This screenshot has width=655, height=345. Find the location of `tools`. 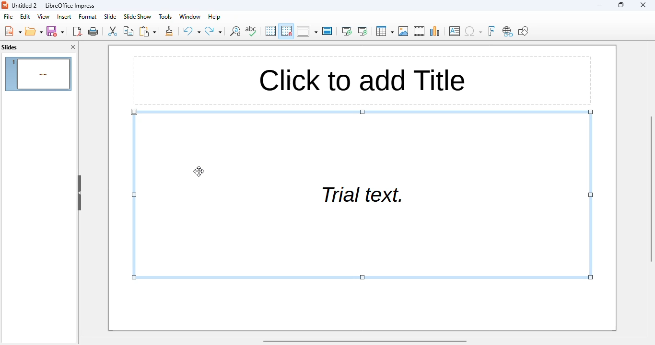

tools is located at coordinates (164, 16).